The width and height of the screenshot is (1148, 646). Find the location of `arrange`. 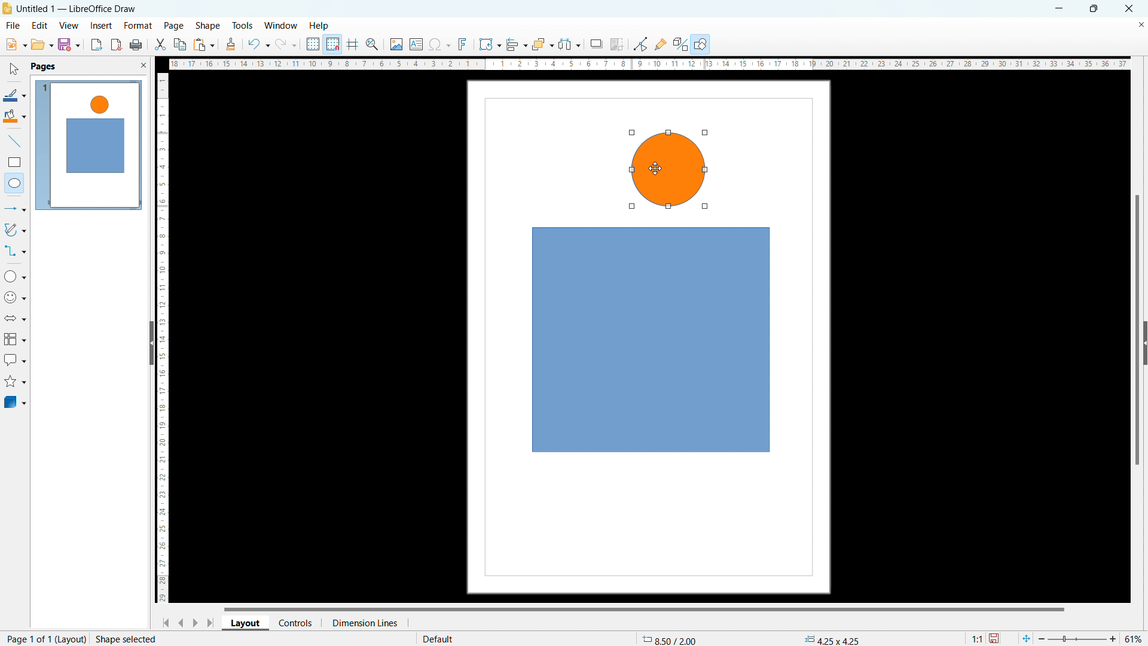

arrange is located at coordinates (542, 45).